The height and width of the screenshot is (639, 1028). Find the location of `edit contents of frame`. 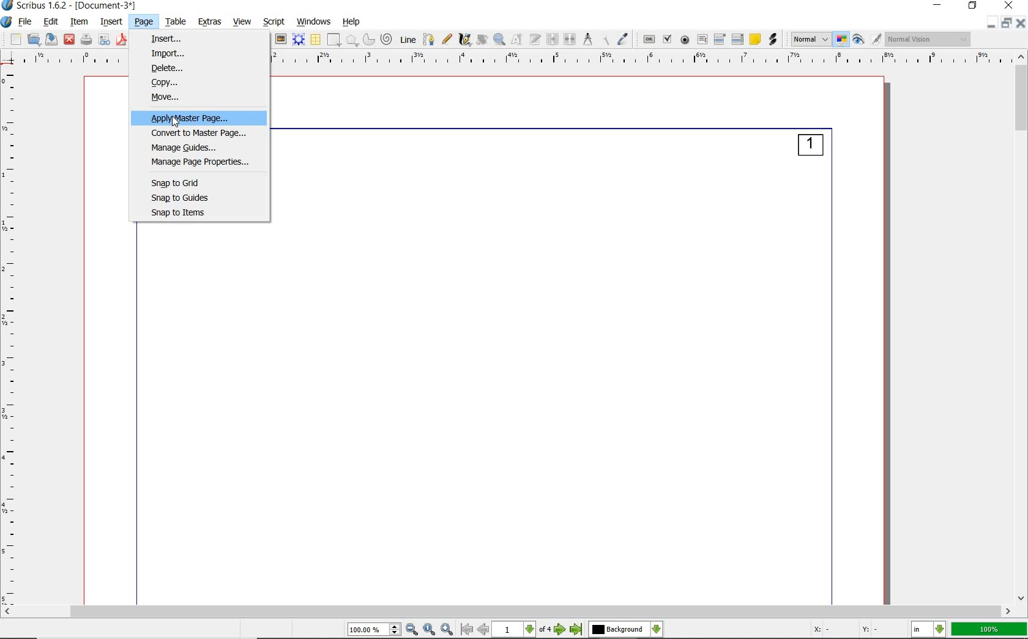

edit contents of frame is located at coordinates (516, 40).